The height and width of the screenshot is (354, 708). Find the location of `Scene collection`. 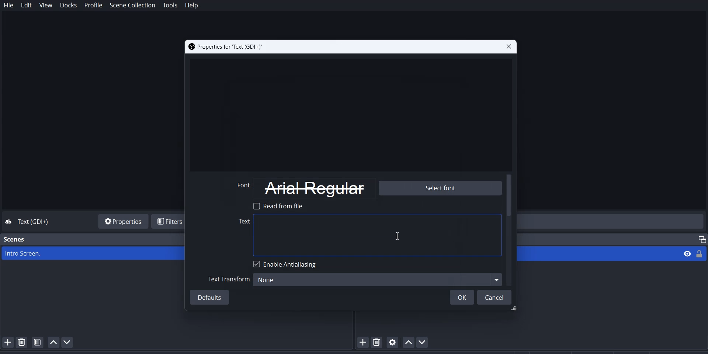

Scene collection is located at coordinates (133, 6).